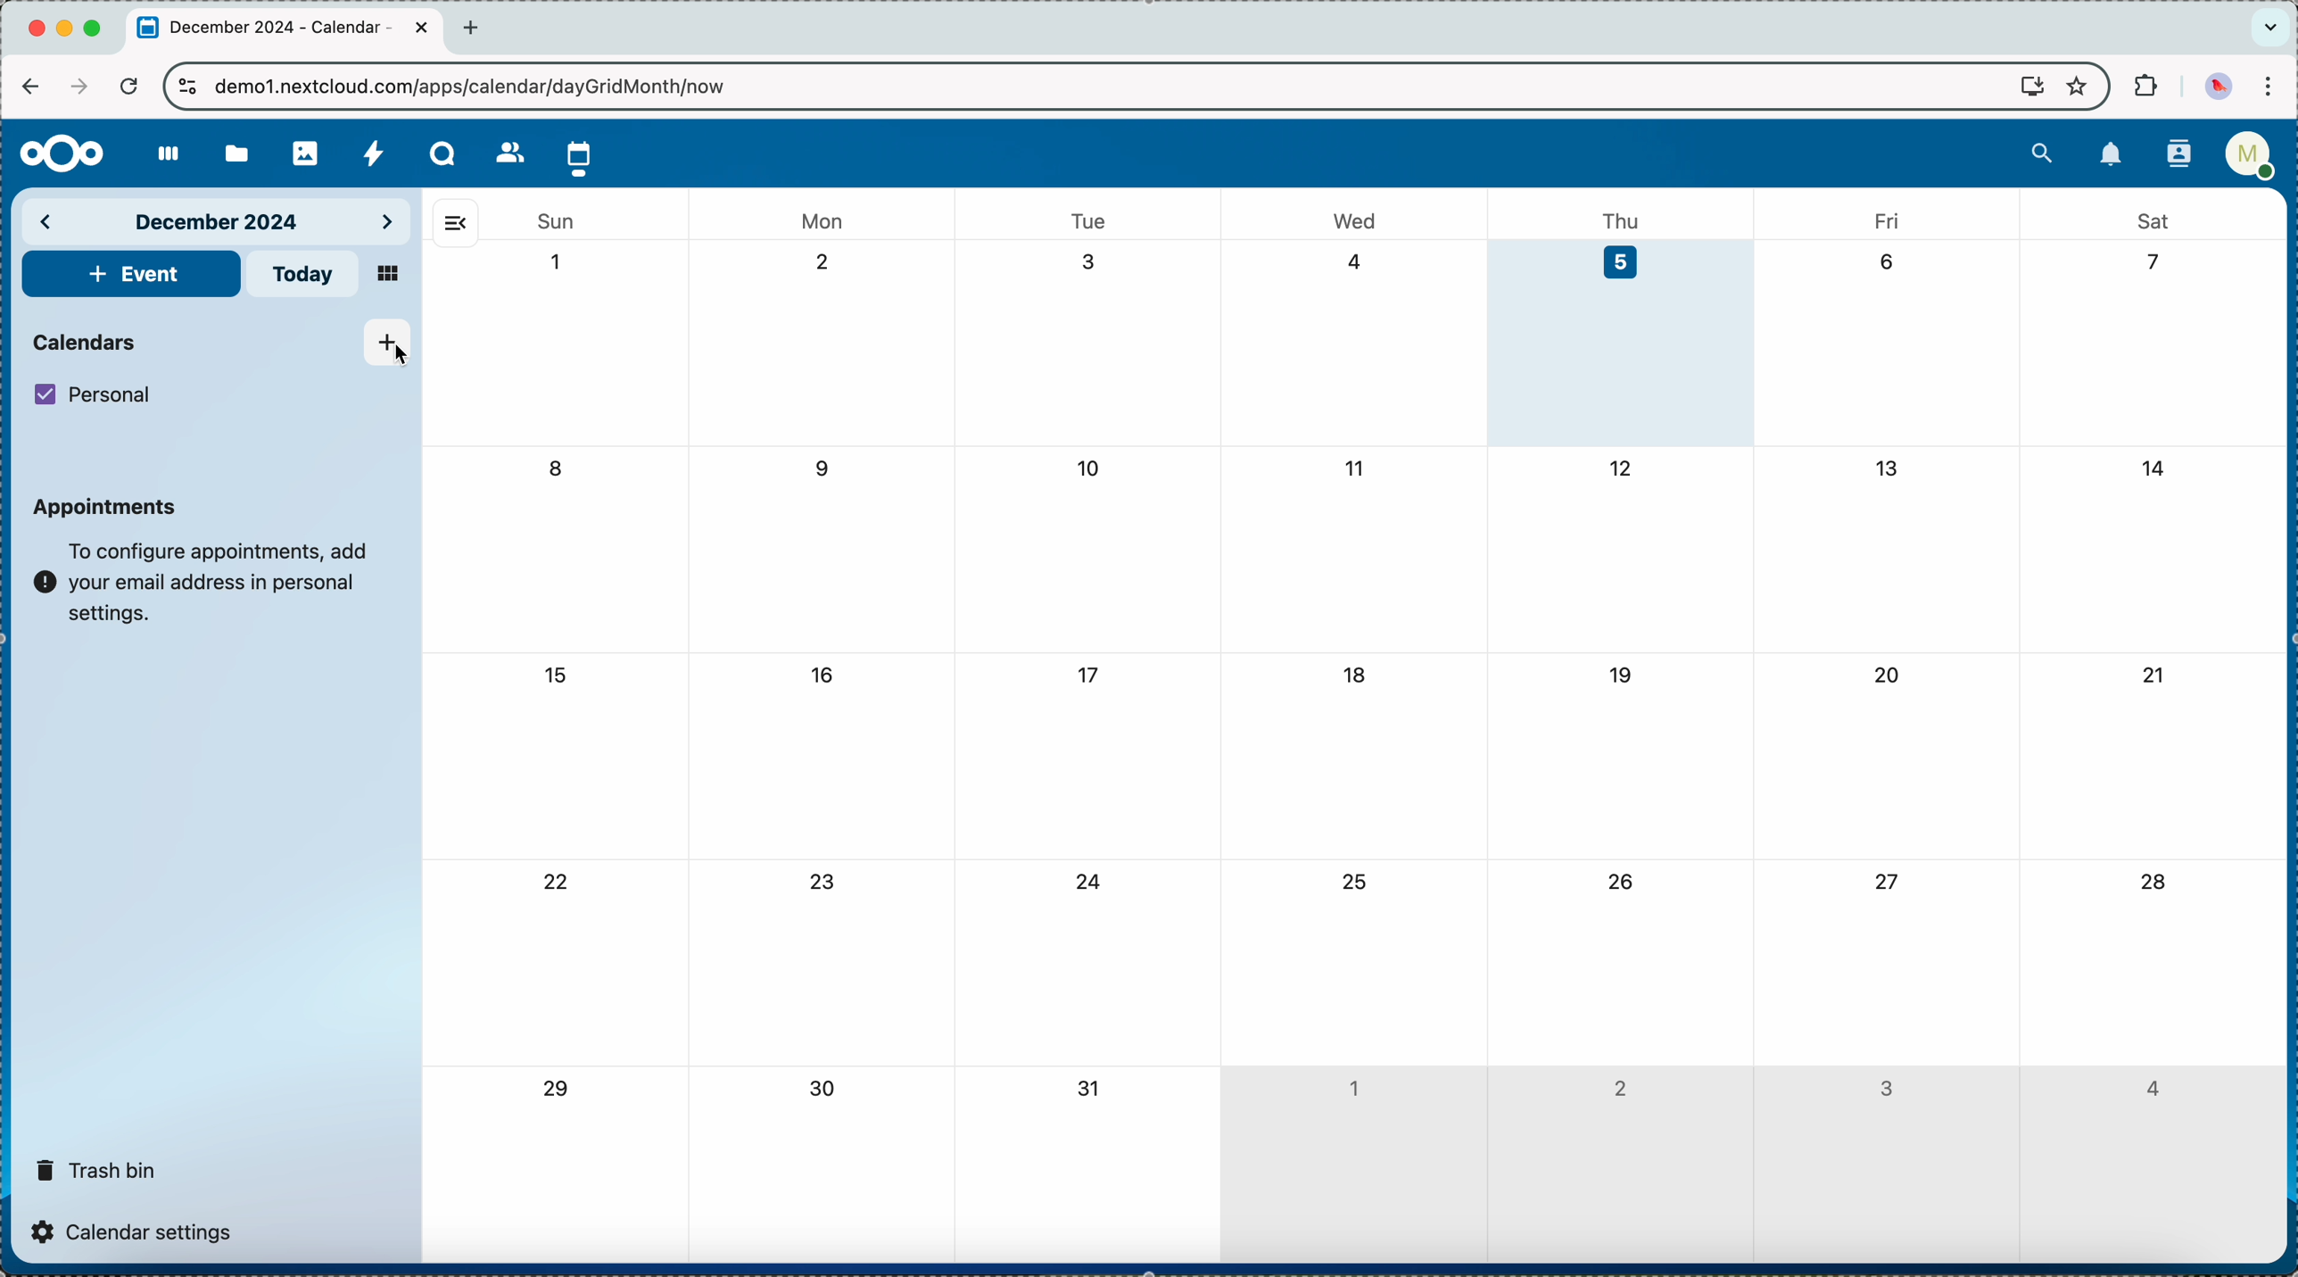 The height and width of the screenshot is (1277, 2298). Describe the element at coordinates (1090, 1090) in the screenshot. I see `31` at that location.